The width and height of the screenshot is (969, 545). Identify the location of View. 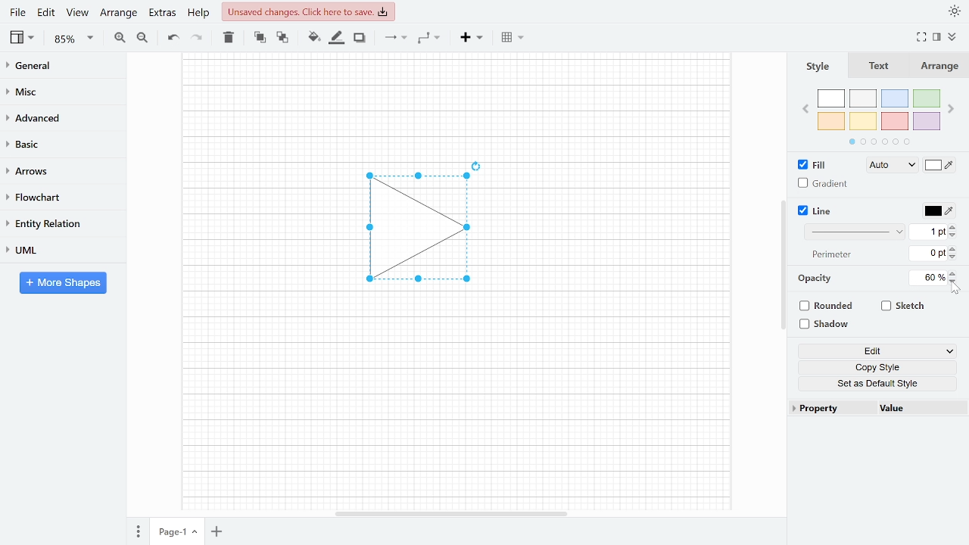
(23, 37).